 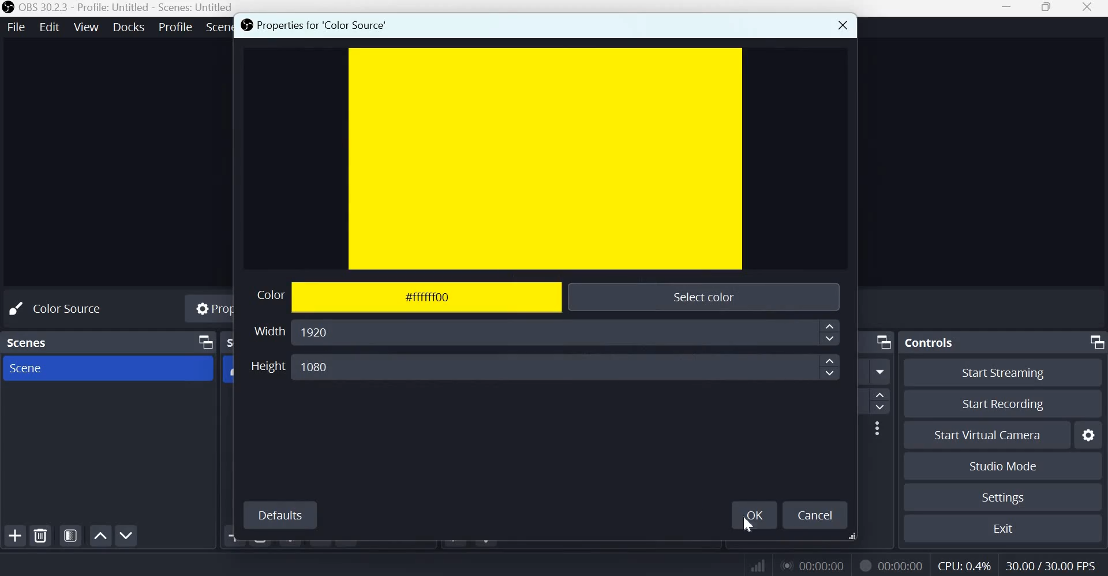 What do you see at coordinates (881, 342) in the screenshot?
I see `Dock Options icon` at bounding box center [881, 342].